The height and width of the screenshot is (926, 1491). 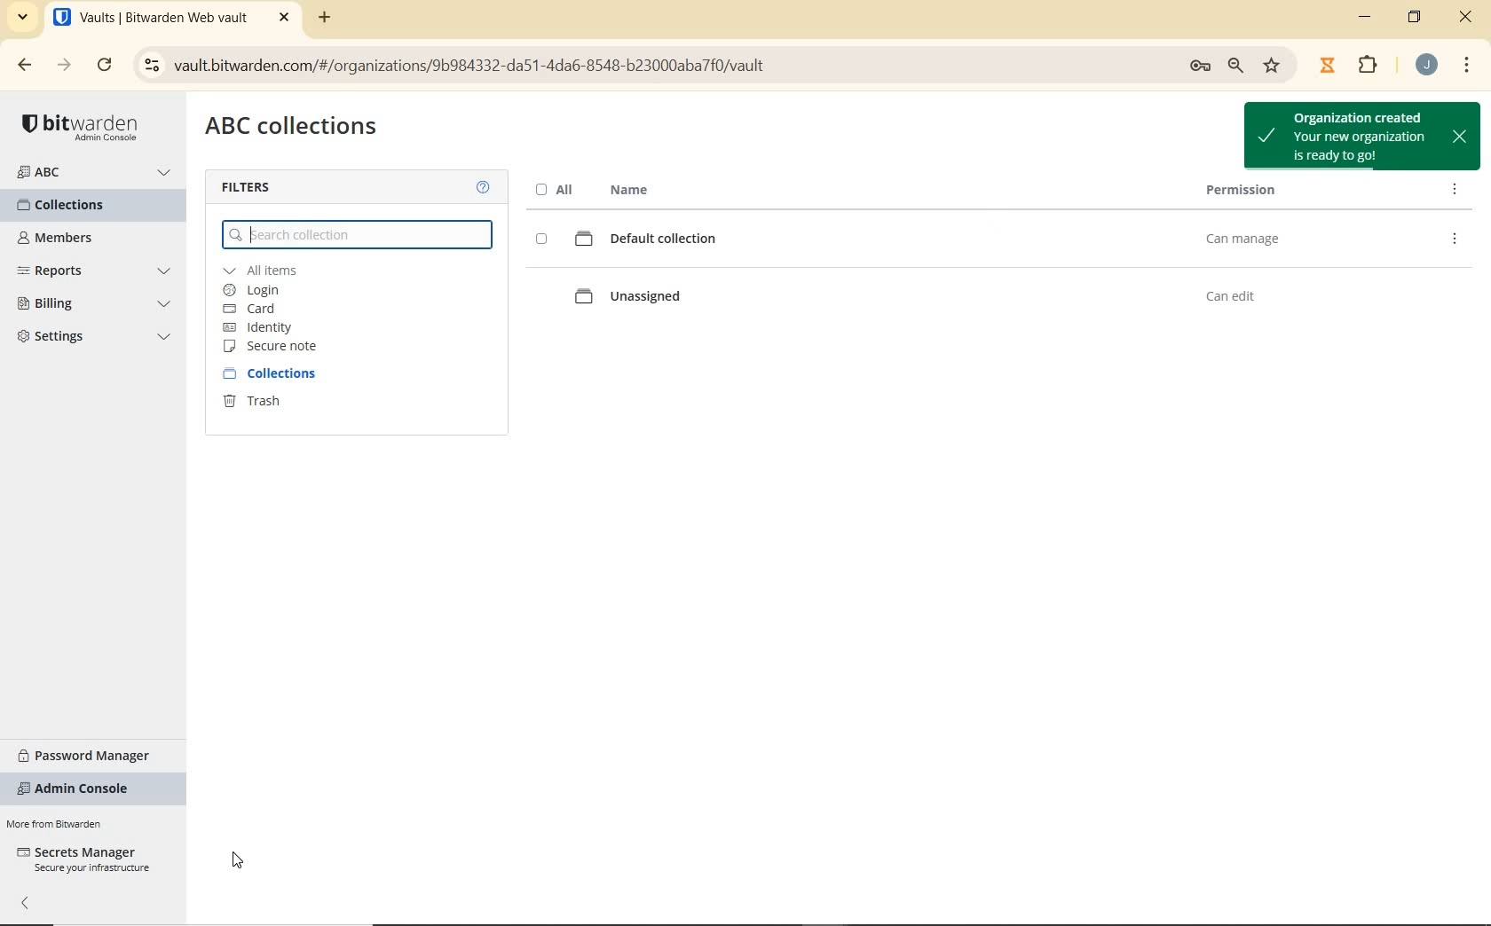 What do you see at coordinates (91, 239) in the screenshot?
I see `MEMBERS` at bounding box center [91, 239].